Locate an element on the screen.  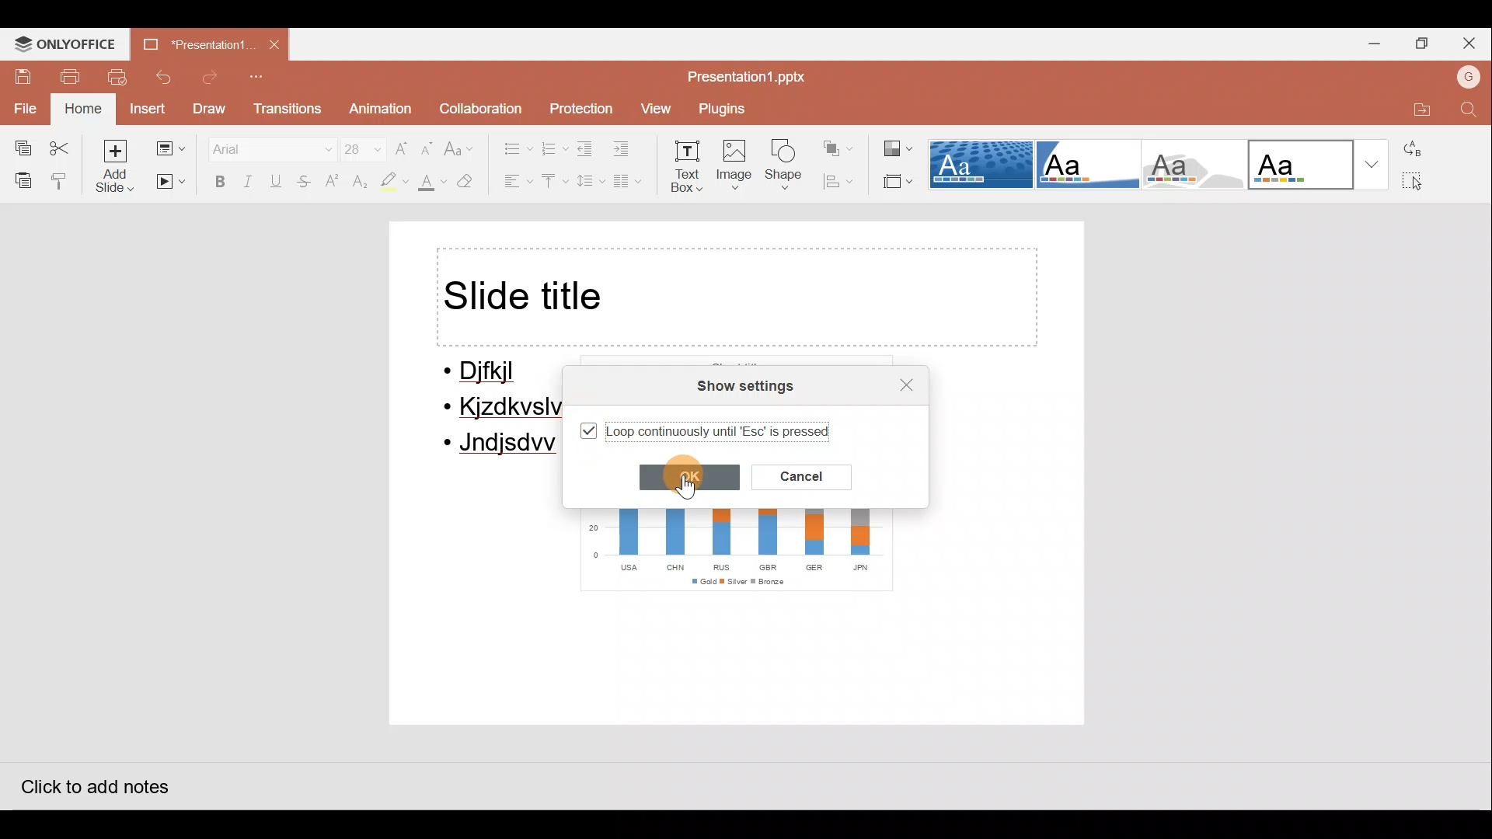
Document name is located at coordinates (745, 76).